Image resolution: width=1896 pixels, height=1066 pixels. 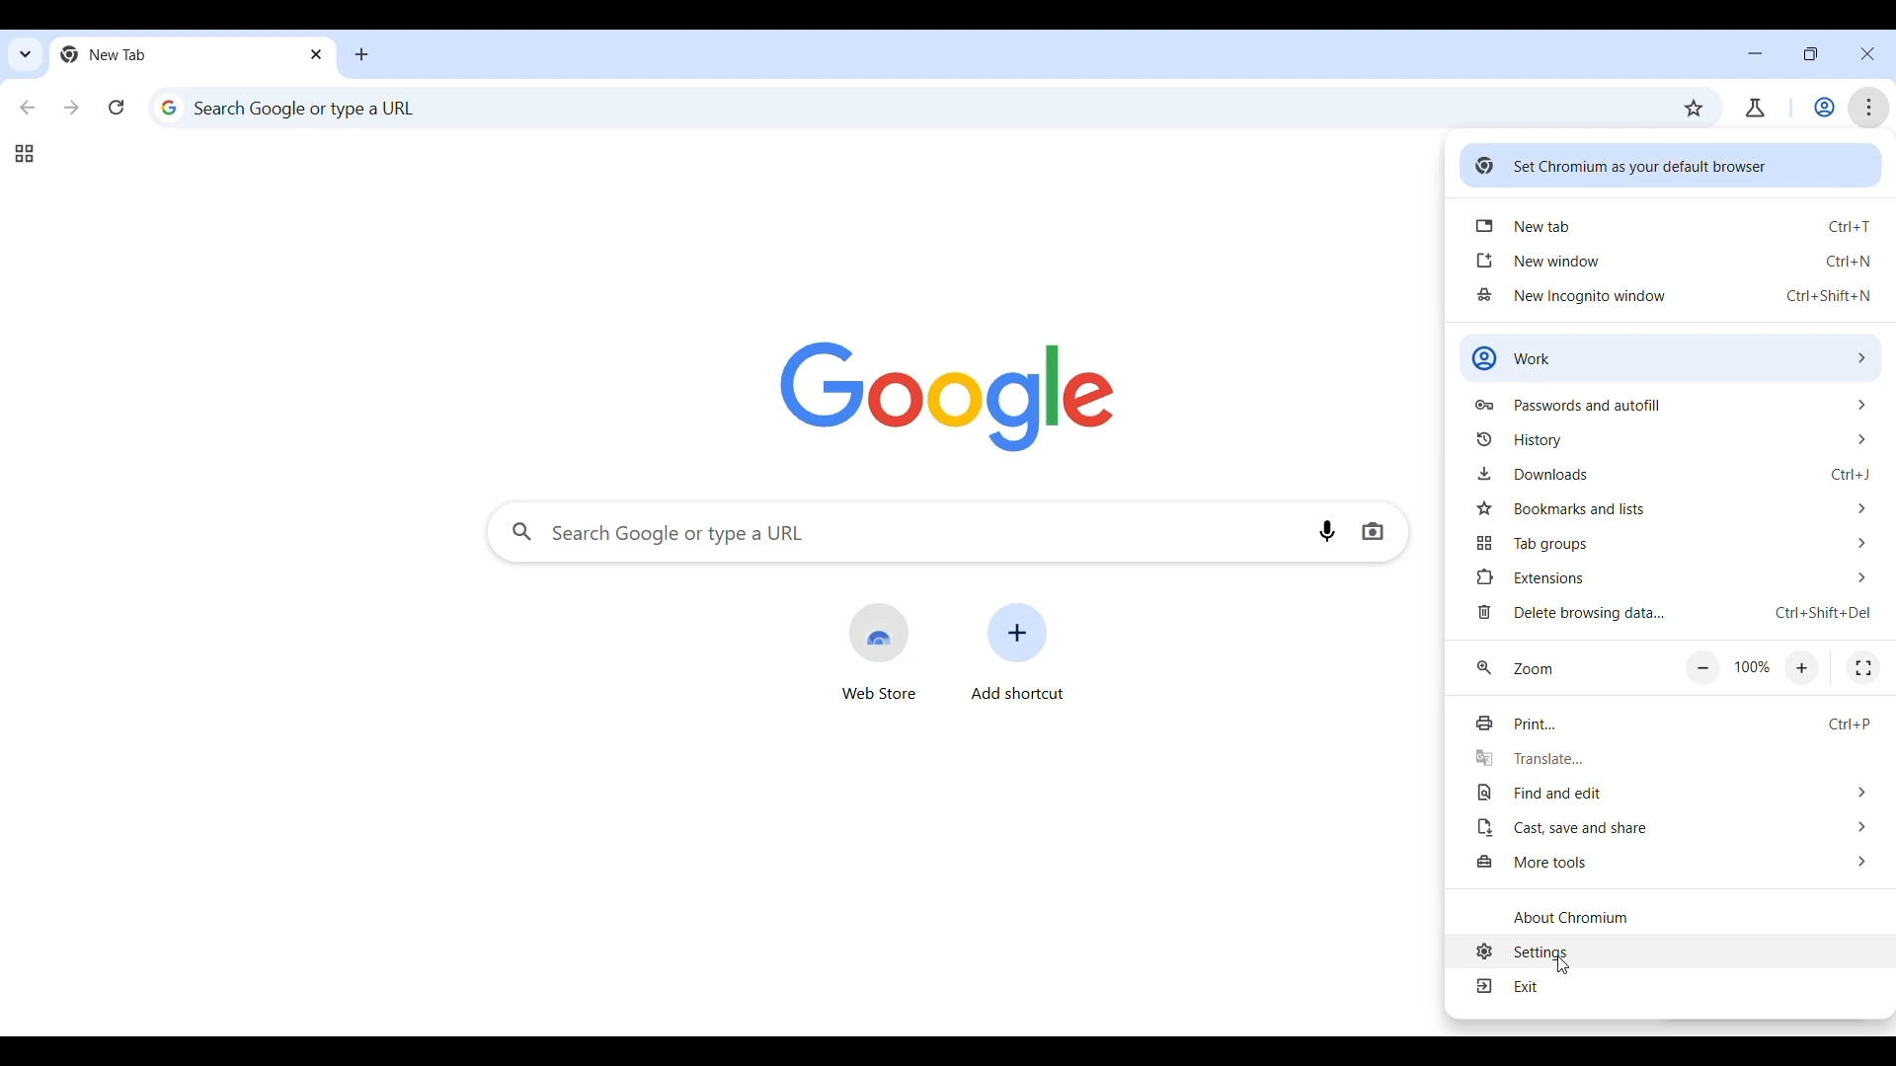 What do you see at coordinates (1673, 828) in the screenshot?
I see `Cast, save and share options` at bounding box center [1673, 828].